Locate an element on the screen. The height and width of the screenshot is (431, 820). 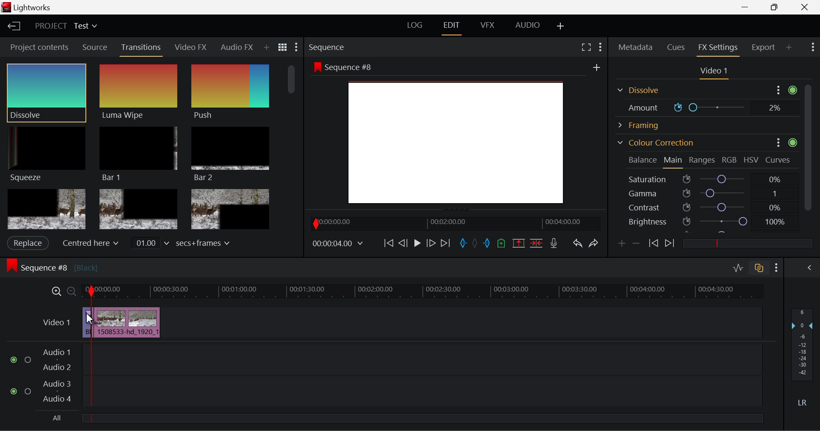
secs-frames input field is located at coordinates (182, 242).